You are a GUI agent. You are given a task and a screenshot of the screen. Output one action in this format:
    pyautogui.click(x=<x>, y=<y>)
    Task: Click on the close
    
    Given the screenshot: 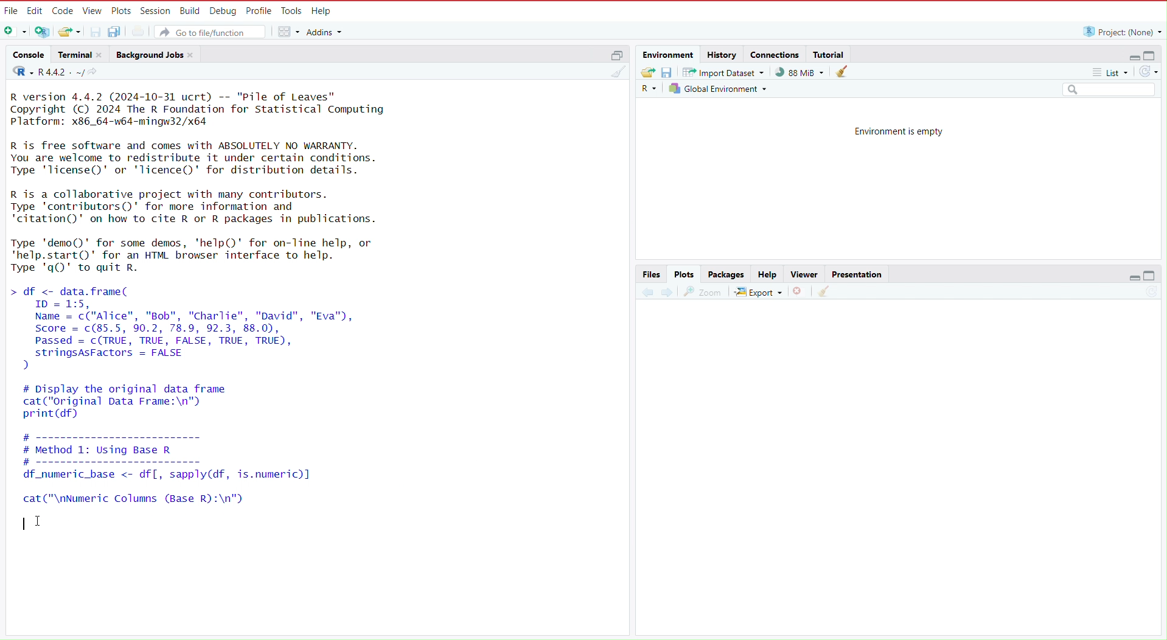 What is the action you would take?
    pyautogui.click(x=102, y=54)
    